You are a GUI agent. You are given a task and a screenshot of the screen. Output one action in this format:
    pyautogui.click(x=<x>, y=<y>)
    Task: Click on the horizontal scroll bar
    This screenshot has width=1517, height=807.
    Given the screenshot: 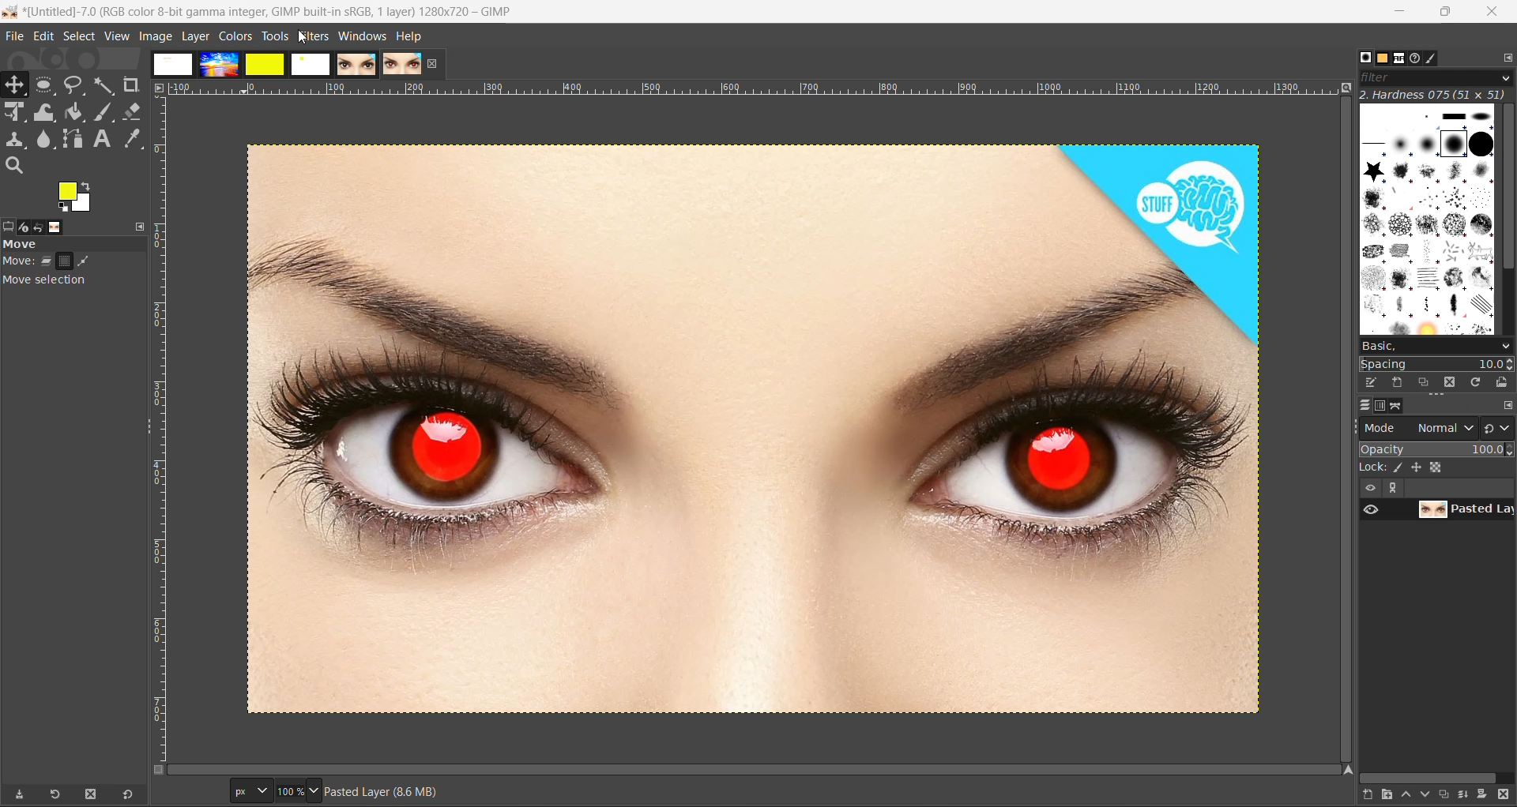 What is the action you would take?
    pyautogui.click(x=1432, y=776)
    